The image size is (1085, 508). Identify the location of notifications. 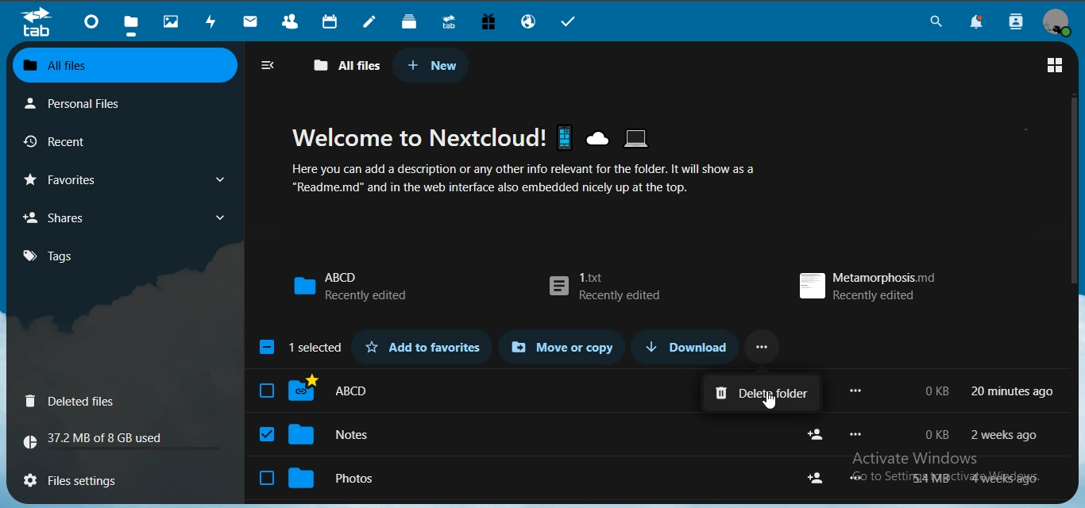
(978, 23).